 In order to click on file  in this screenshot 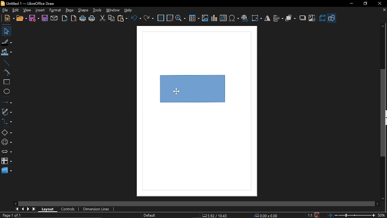, I will do `click(5, 10)`.